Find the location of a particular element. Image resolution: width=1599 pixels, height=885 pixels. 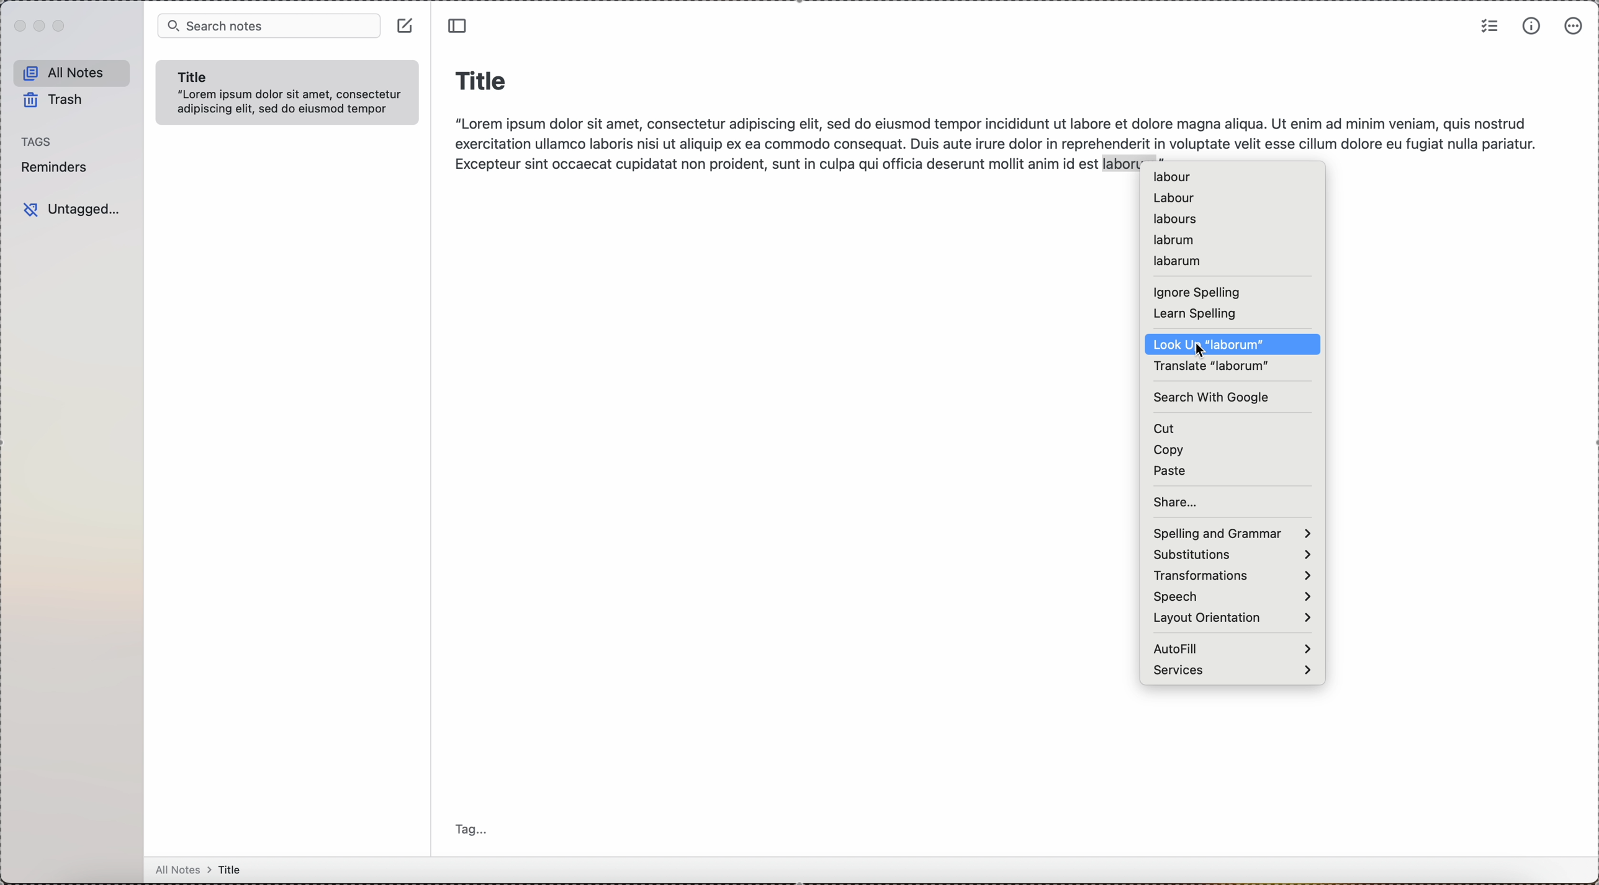

spelling and grammar is located at coordinates (1233, 534).